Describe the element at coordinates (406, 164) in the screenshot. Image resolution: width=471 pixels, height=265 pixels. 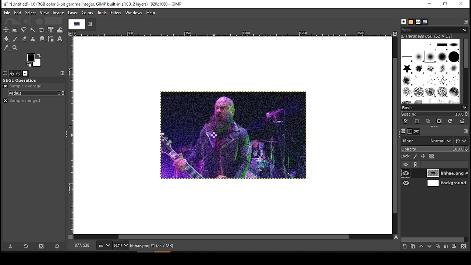
I see `layer visibility` at that location.